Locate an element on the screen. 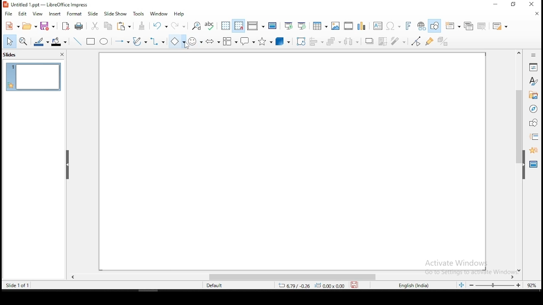  fit to slide is located at coordinates (462, 286).